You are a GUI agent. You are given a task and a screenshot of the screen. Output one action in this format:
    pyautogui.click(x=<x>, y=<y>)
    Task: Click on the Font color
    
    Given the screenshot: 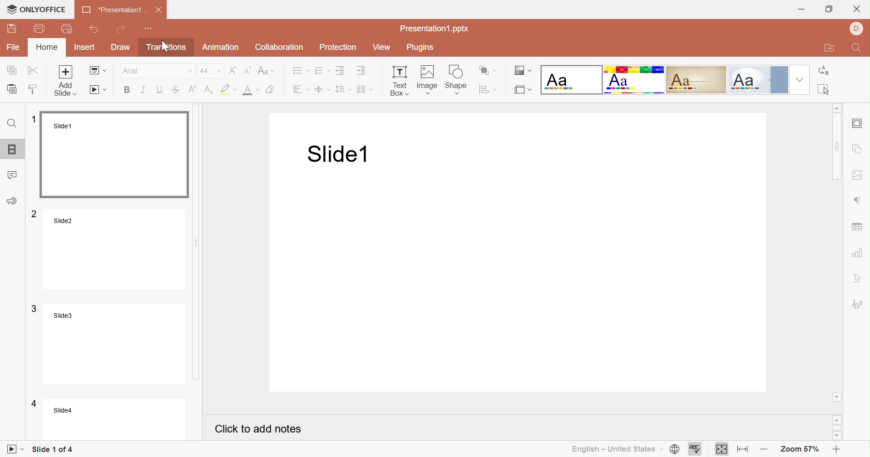 What is the action you would take?
    pyautogui.click(x=250, y=92)
    